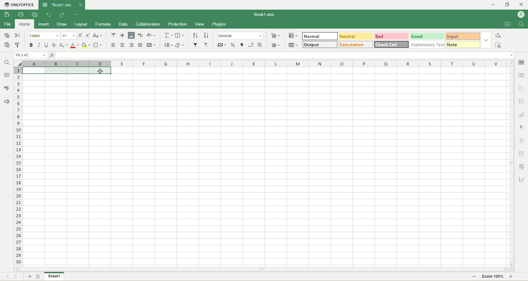 This screenshot has height=281, width=528. What do you see at coordinates (521, 15) in the screenshot?
I see `username` at bounding box center [521, 15].